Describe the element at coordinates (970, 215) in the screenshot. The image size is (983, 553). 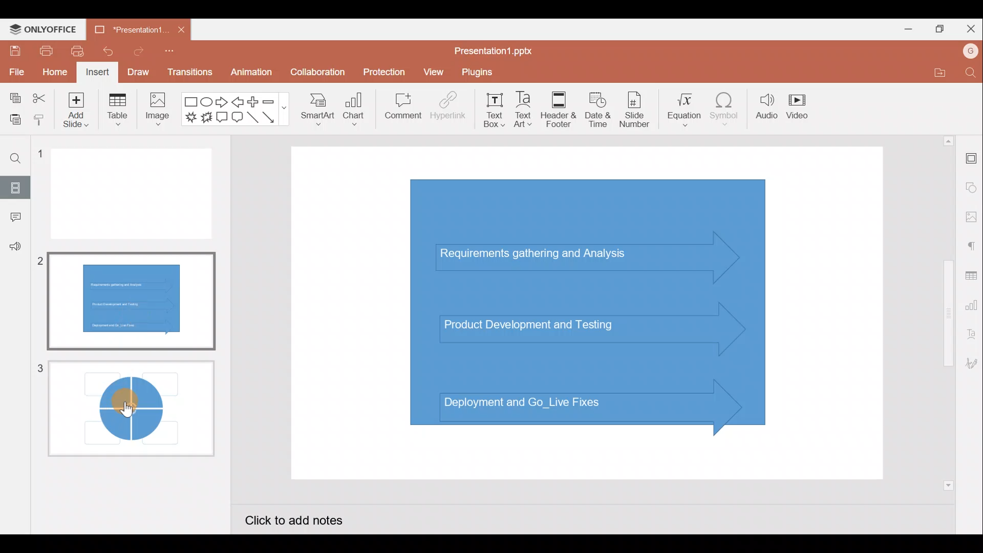
I see `Image settings` at that location.